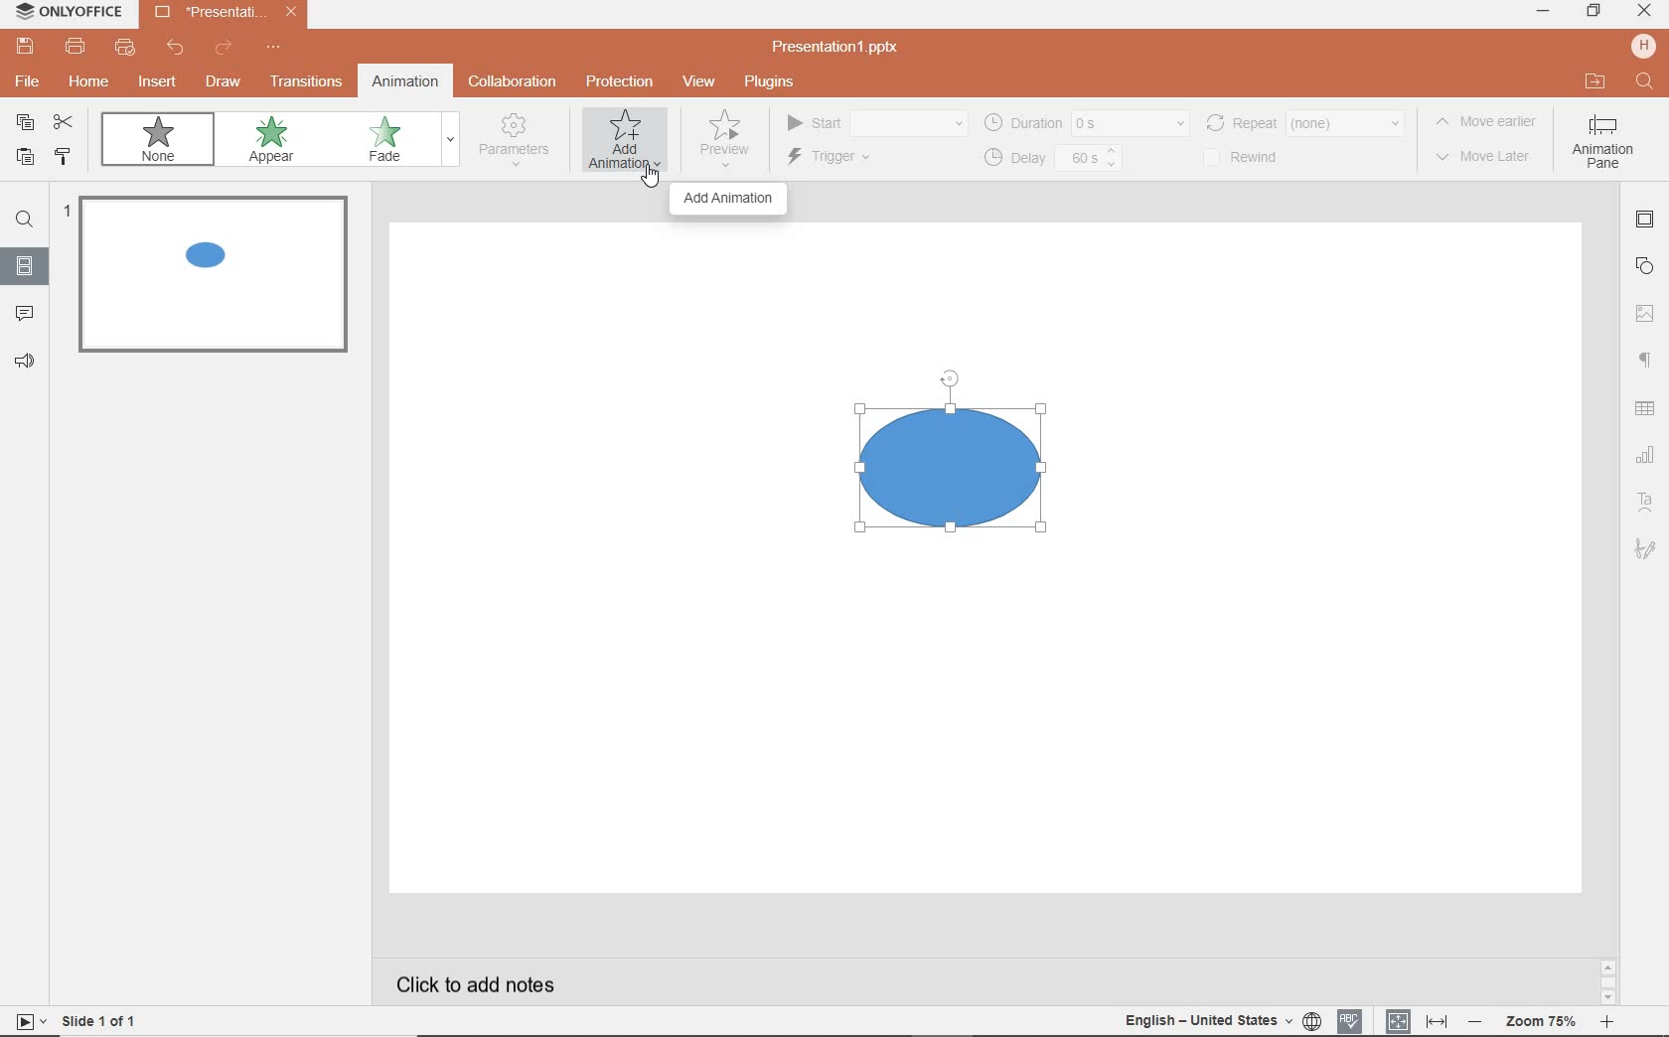 This screenshot has width=1669, height=1037. Describe the element at coordinates (1643, 11) in the screenshot. I see `CLOSE` at that location.